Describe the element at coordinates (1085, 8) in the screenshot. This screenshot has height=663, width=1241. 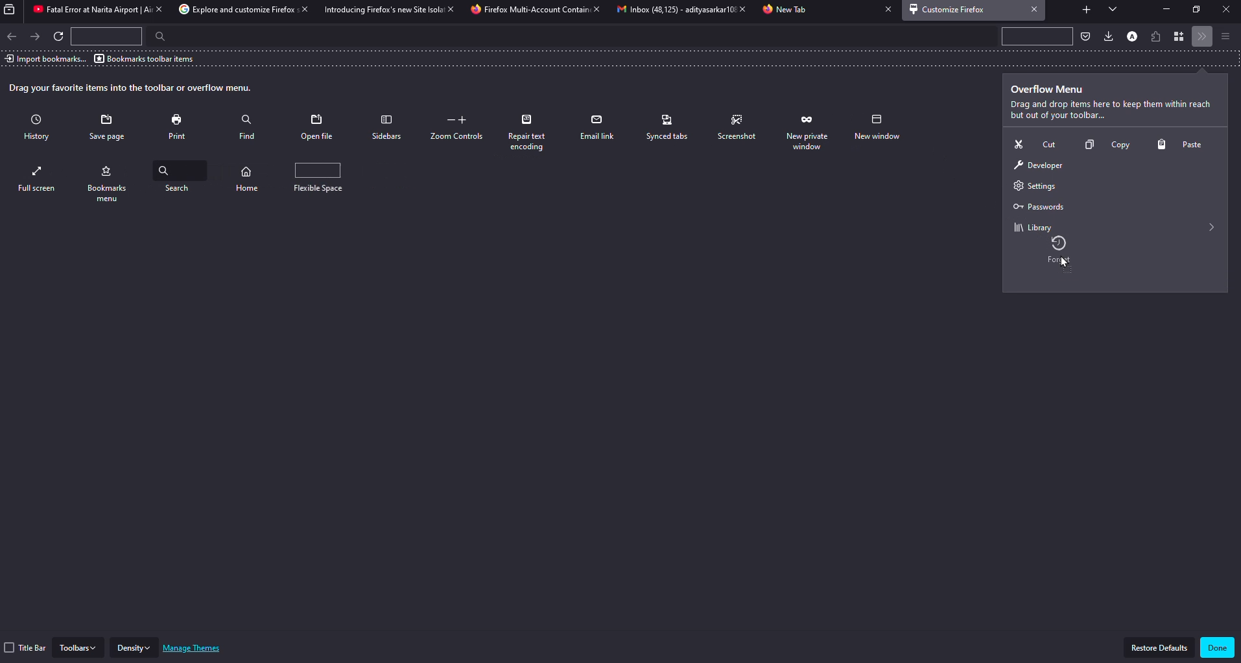
I see `add` at that location.